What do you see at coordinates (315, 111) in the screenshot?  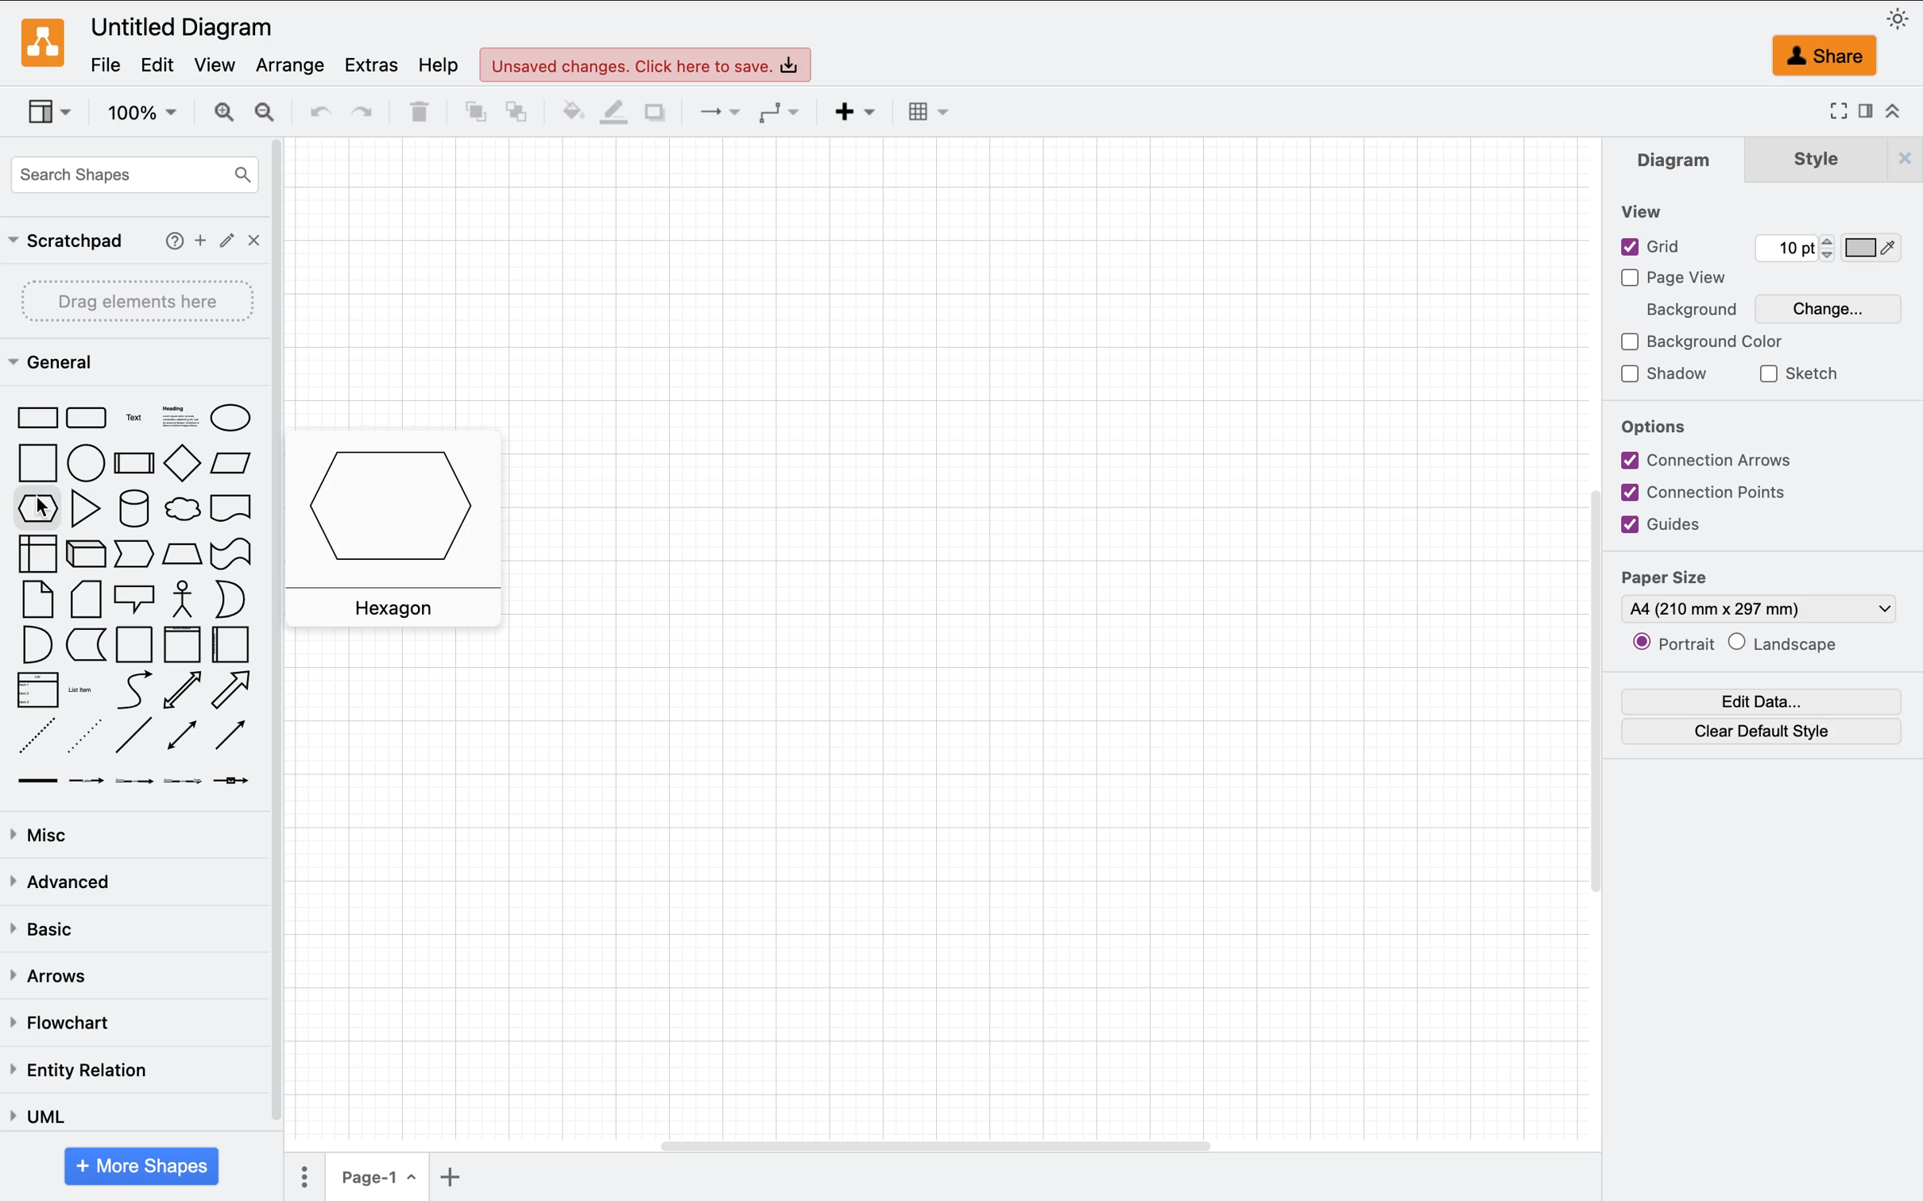 I see `undi` at bounding box center [315, 111].